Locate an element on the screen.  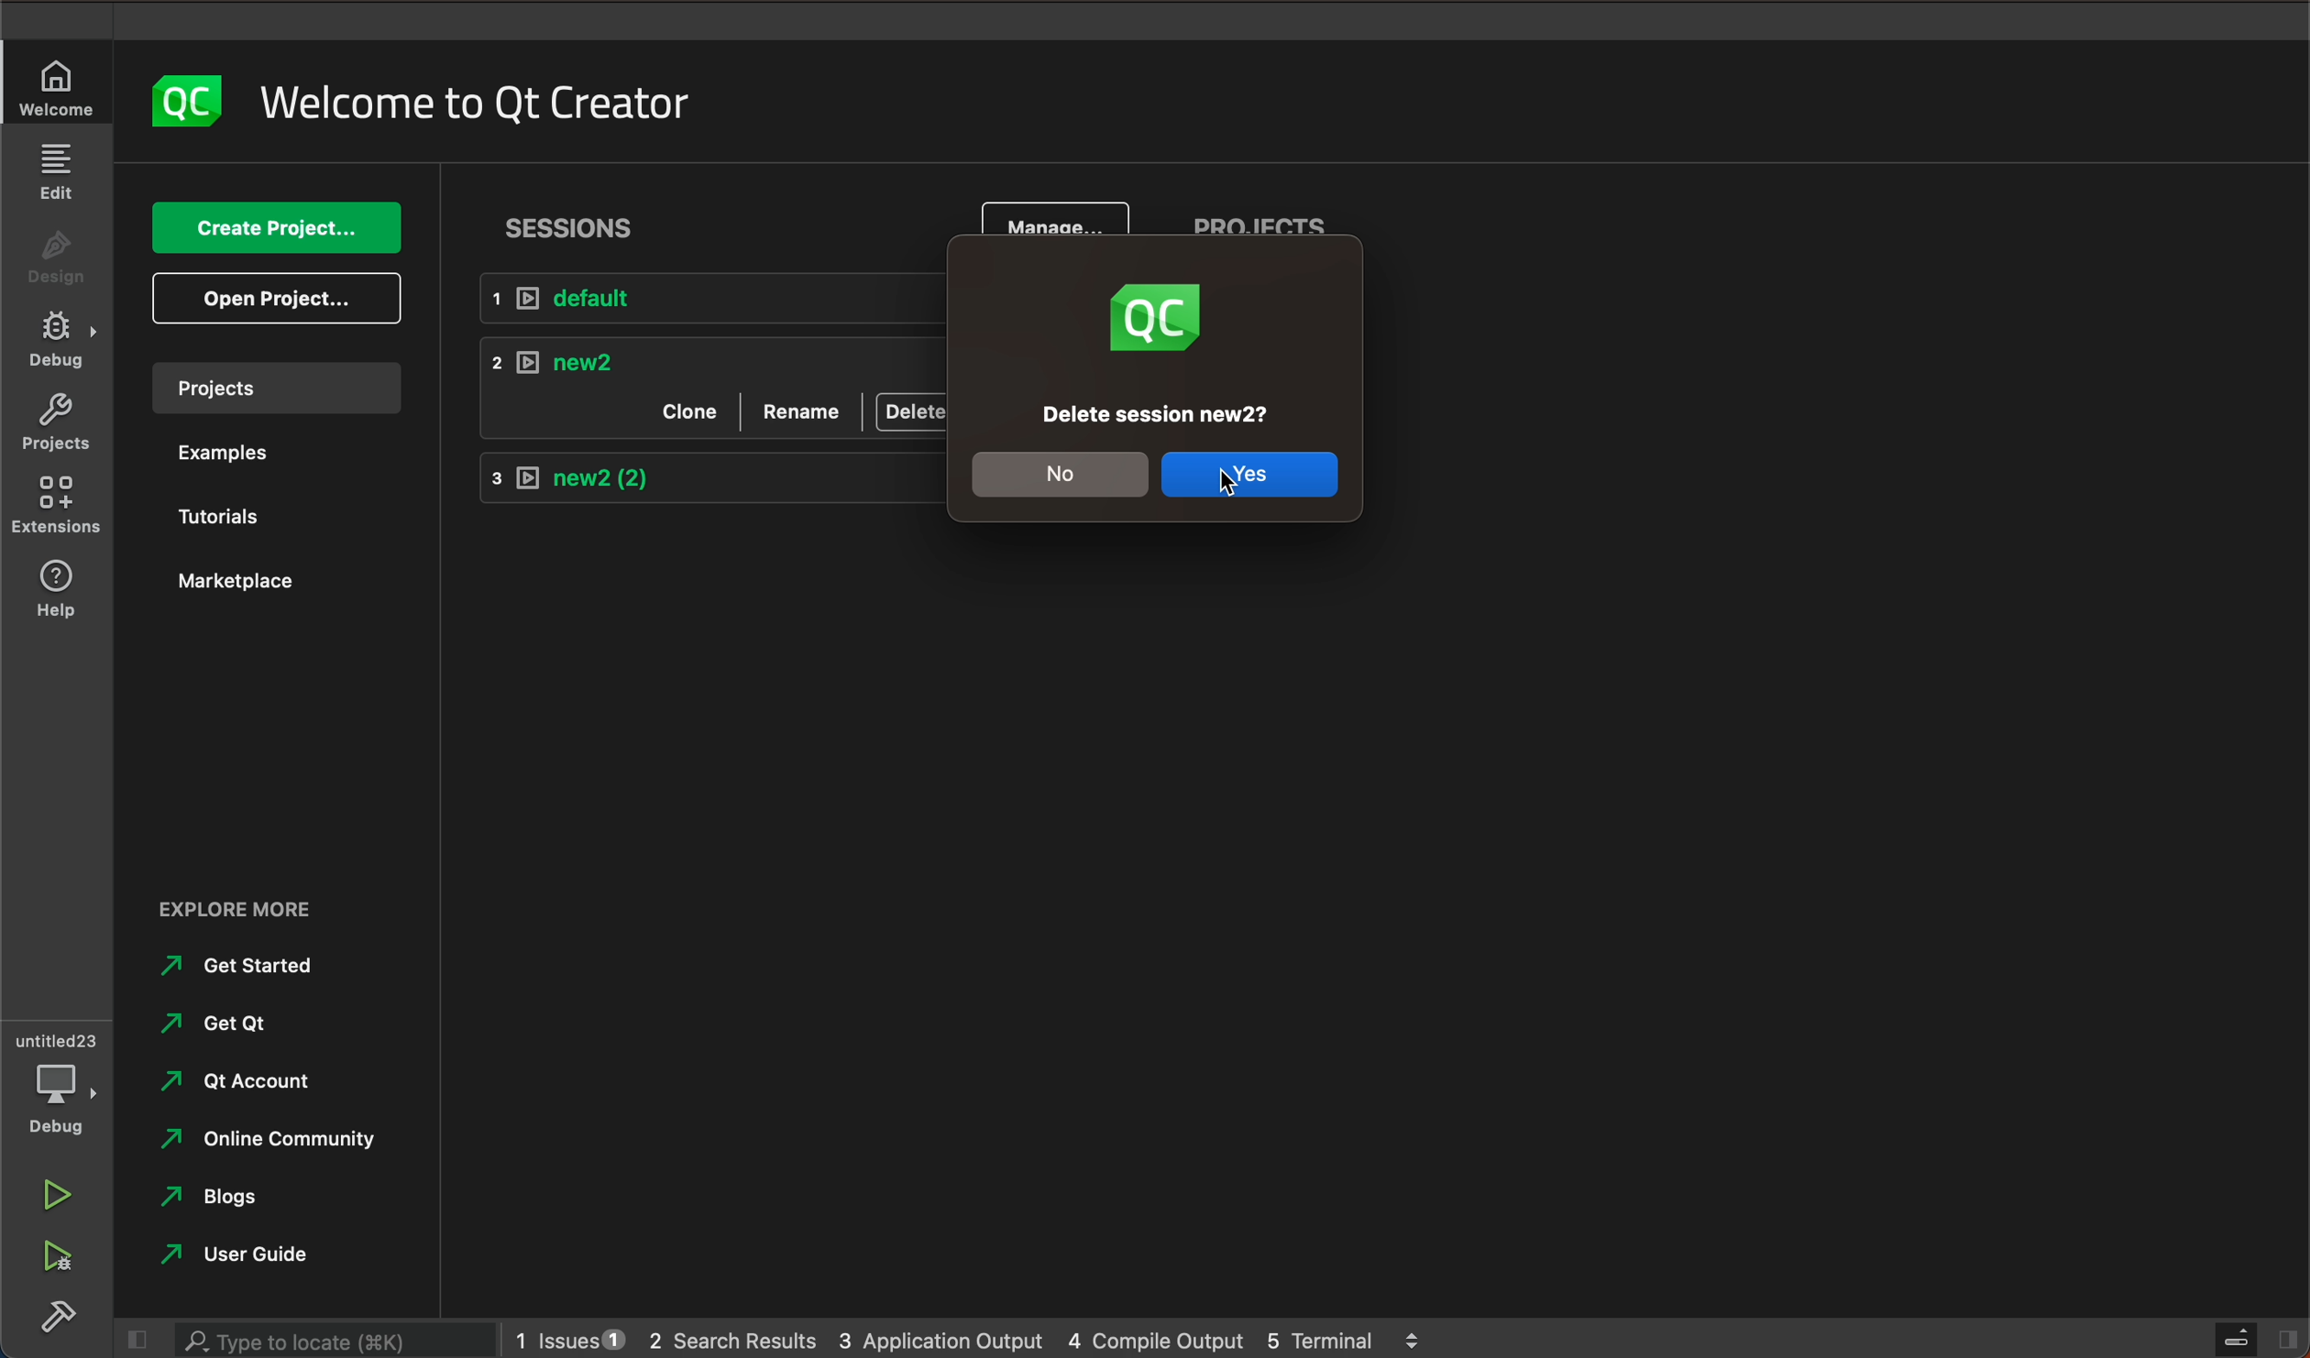
Blogs is located at coordinates (219, 1201).